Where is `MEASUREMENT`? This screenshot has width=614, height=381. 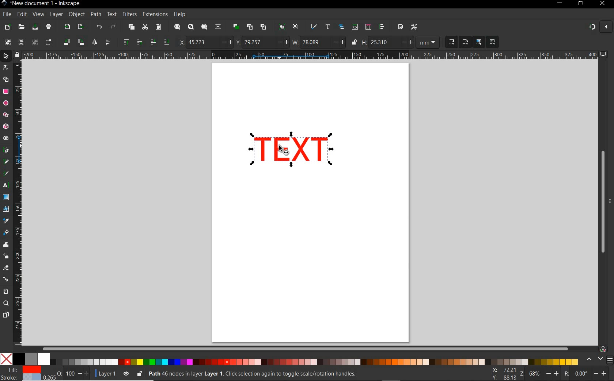 MEASUREMENT is located at coordinates (428, 43).